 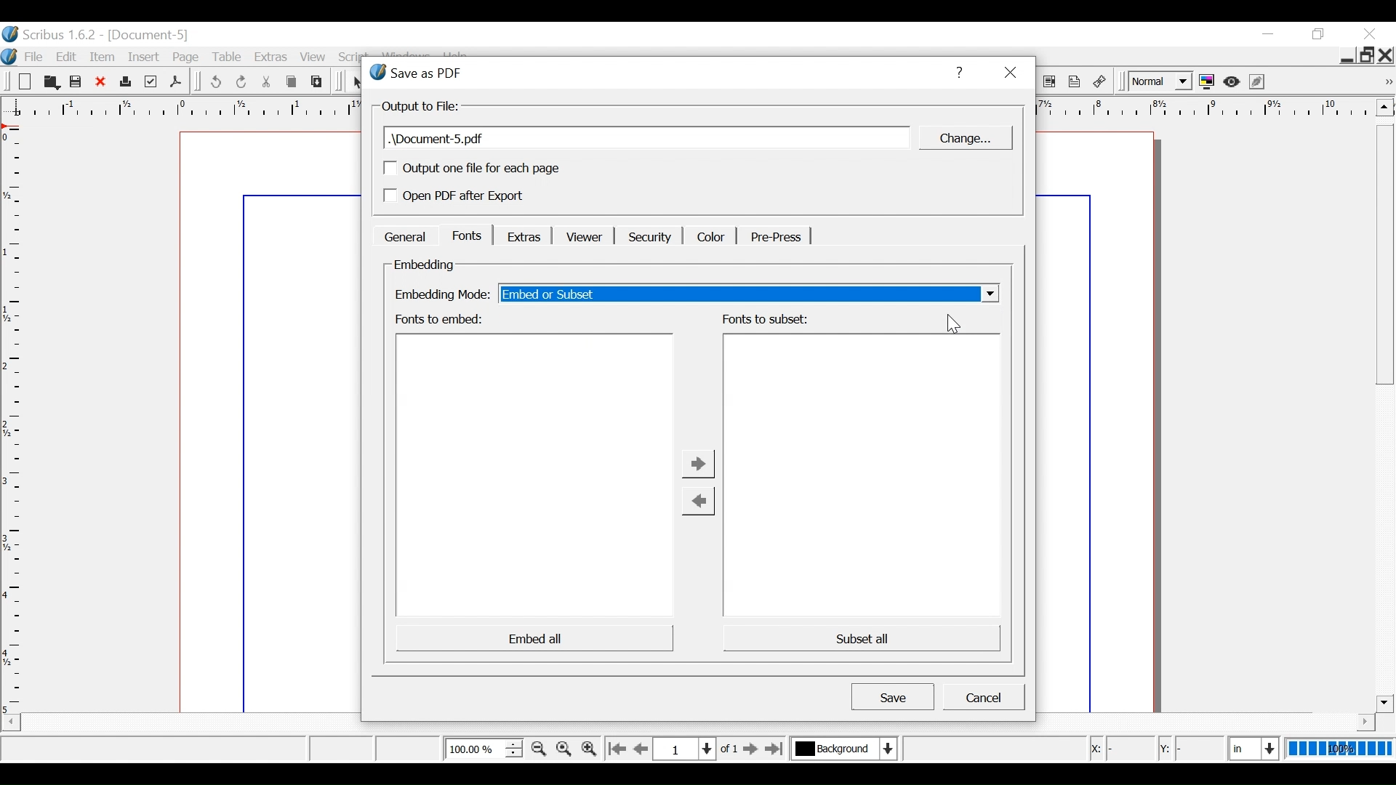 I want to click on Viewer, so click(x=581, y=237).